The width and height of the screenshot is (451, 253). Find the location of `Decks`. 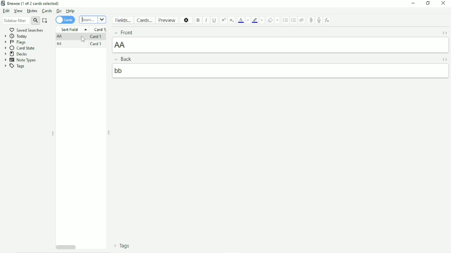

Decks is located at coordinates (17, 54).